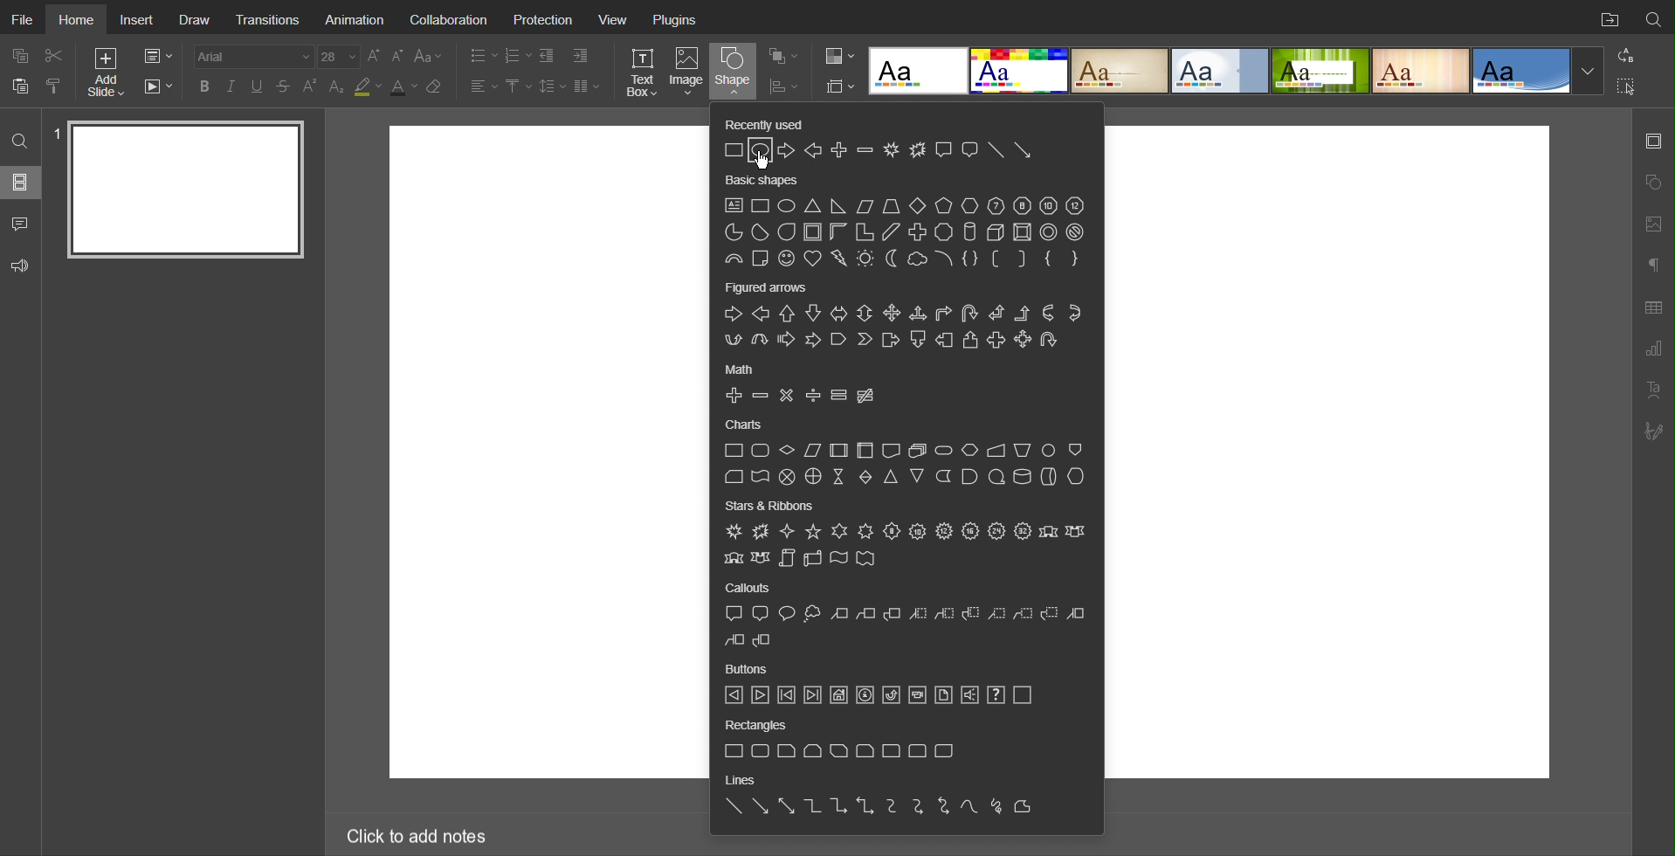  What do you see at coordinates (438, 87) in the screenshot?
I see `Erase` at bounding box center [438, 87].